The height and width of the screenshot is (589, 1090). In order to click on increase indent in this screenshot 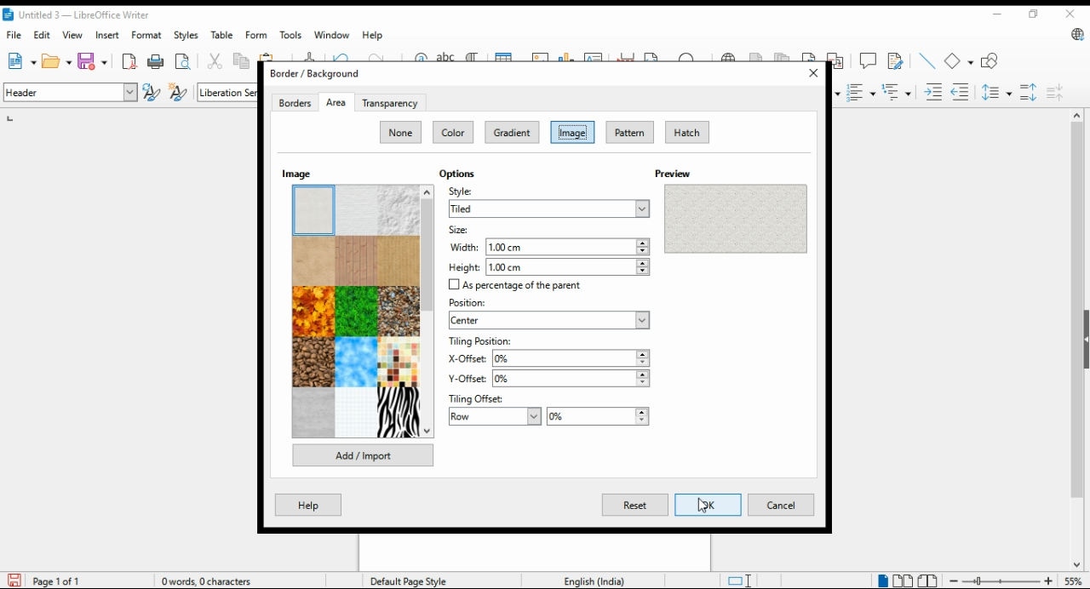, I will do `click(934, 92)`.